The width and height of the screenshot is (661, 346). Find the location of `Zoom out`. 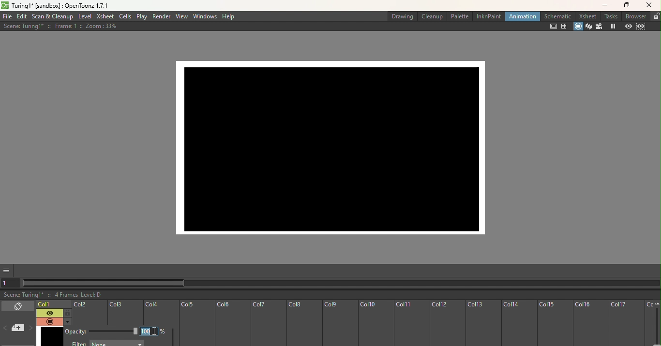

Zoom out is located at coordinates (658, 304).